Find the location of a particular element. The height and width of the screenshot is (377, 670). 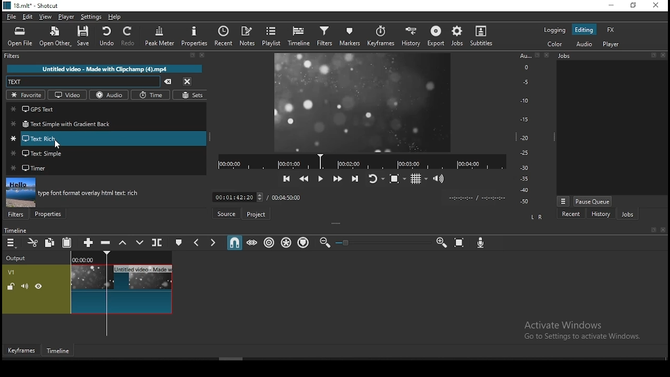

clear search is located at coordinates (167, 82).